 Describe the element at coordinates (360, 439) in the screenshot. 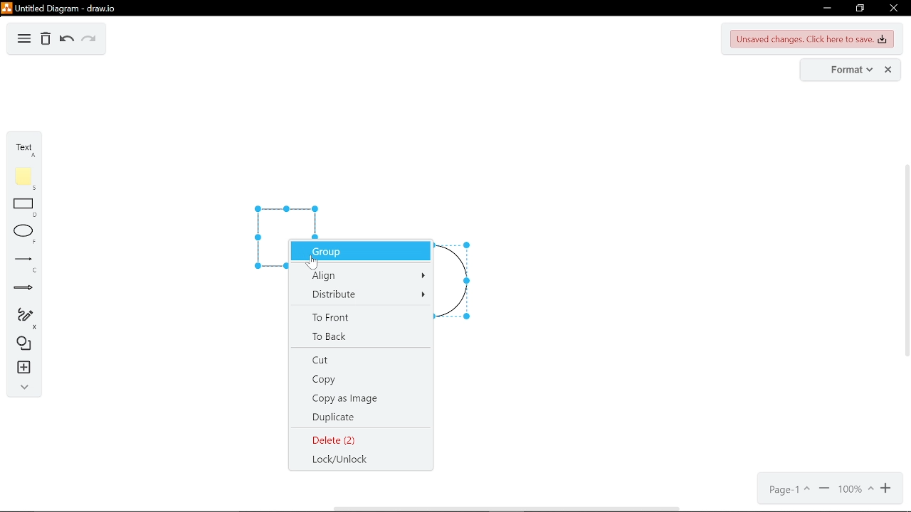

I see `Delete` at that location.